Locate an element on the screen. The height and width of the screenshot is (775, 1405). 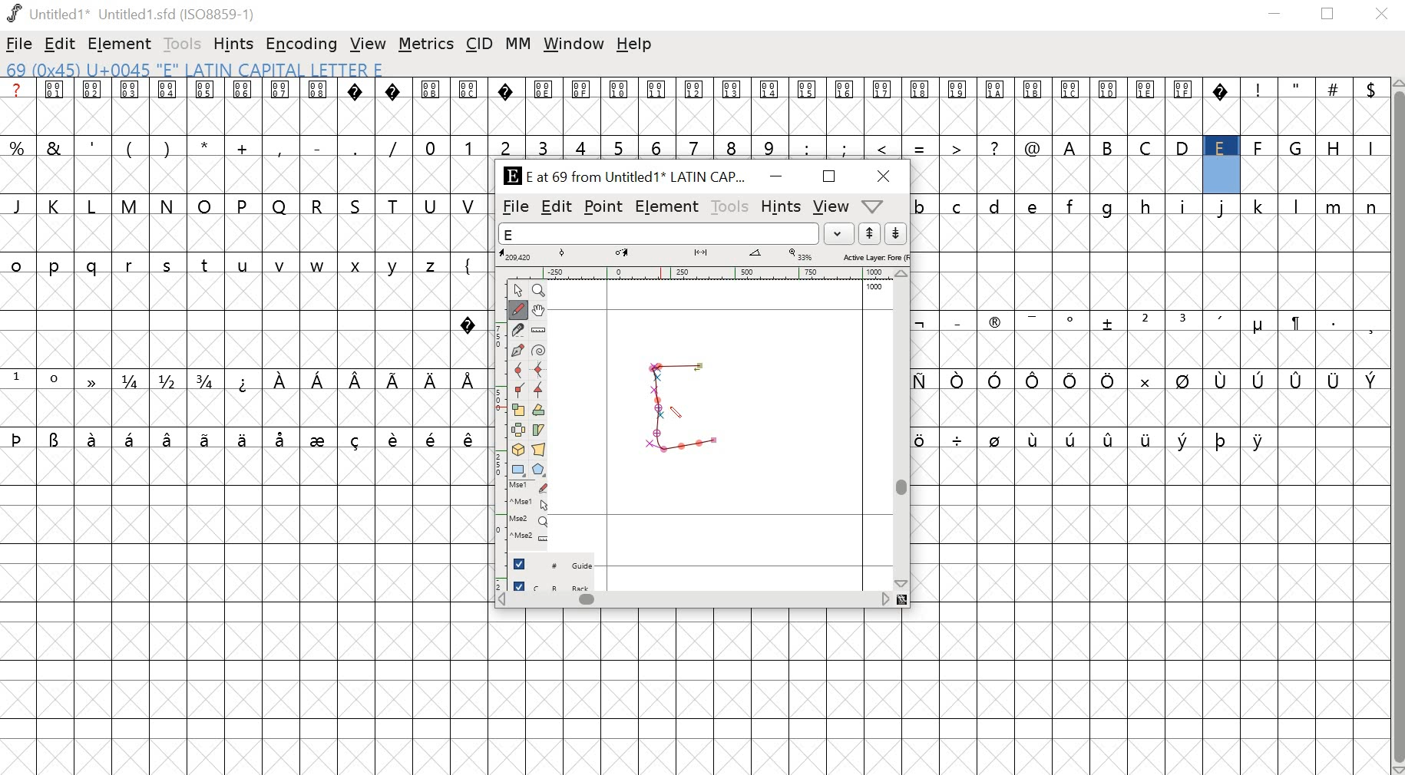
dropdown is located at coordinates (840, 233).